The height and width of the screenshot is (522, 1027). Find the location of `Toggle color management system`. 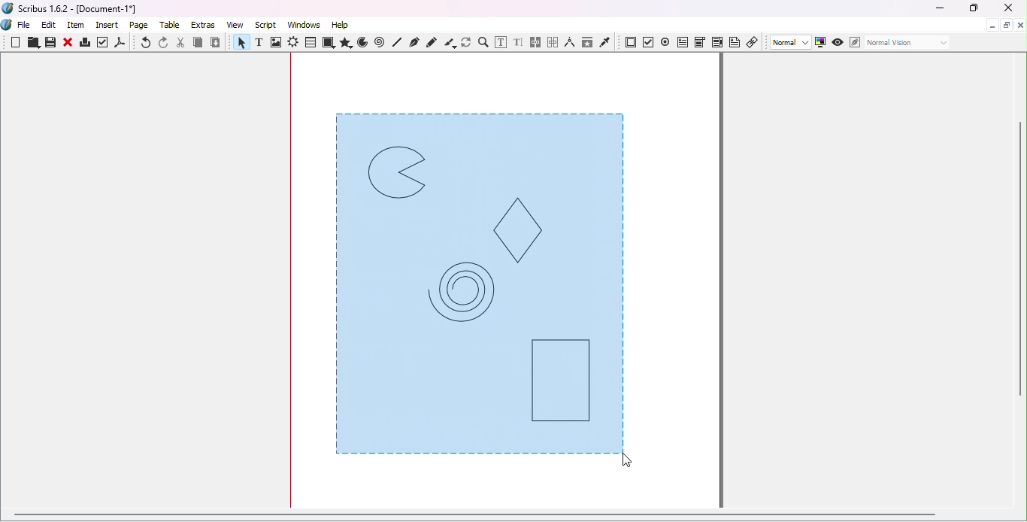

Toggle color management system is located at coordinates (821, 41).